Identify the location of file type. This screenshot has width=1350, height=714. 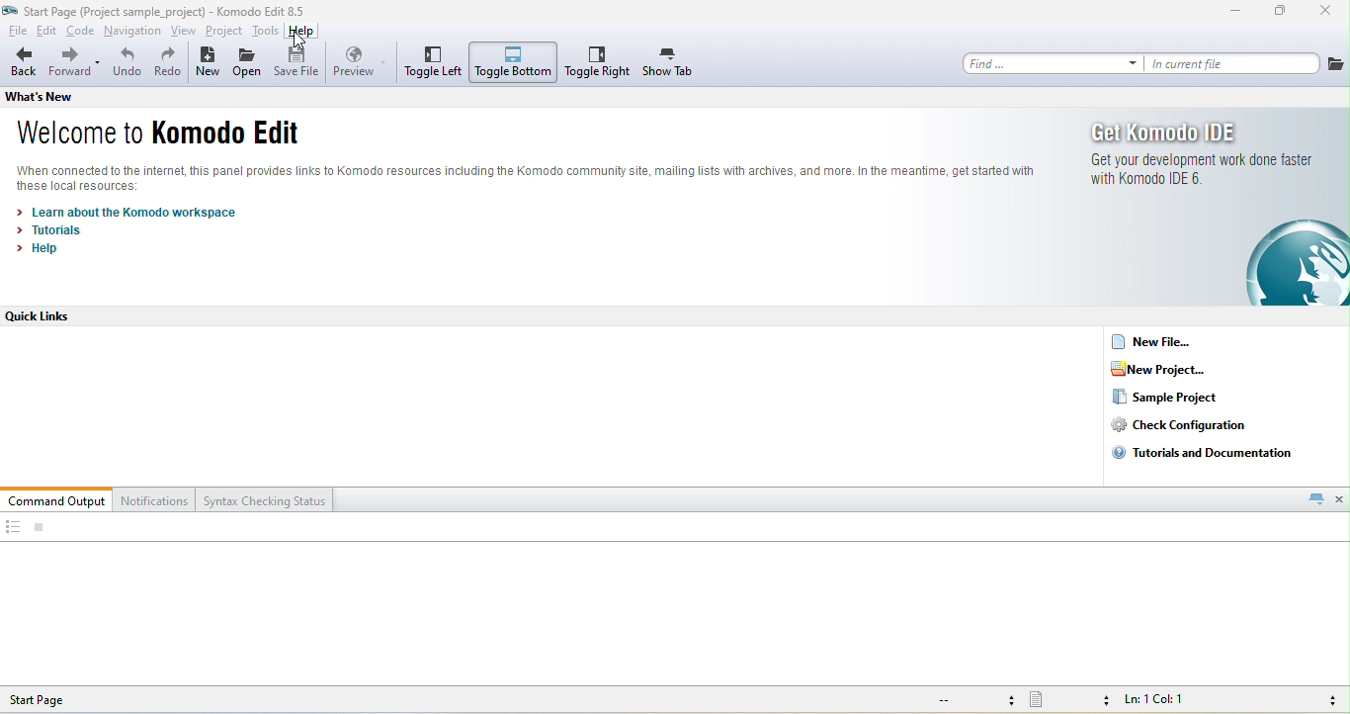
(1069, 701).